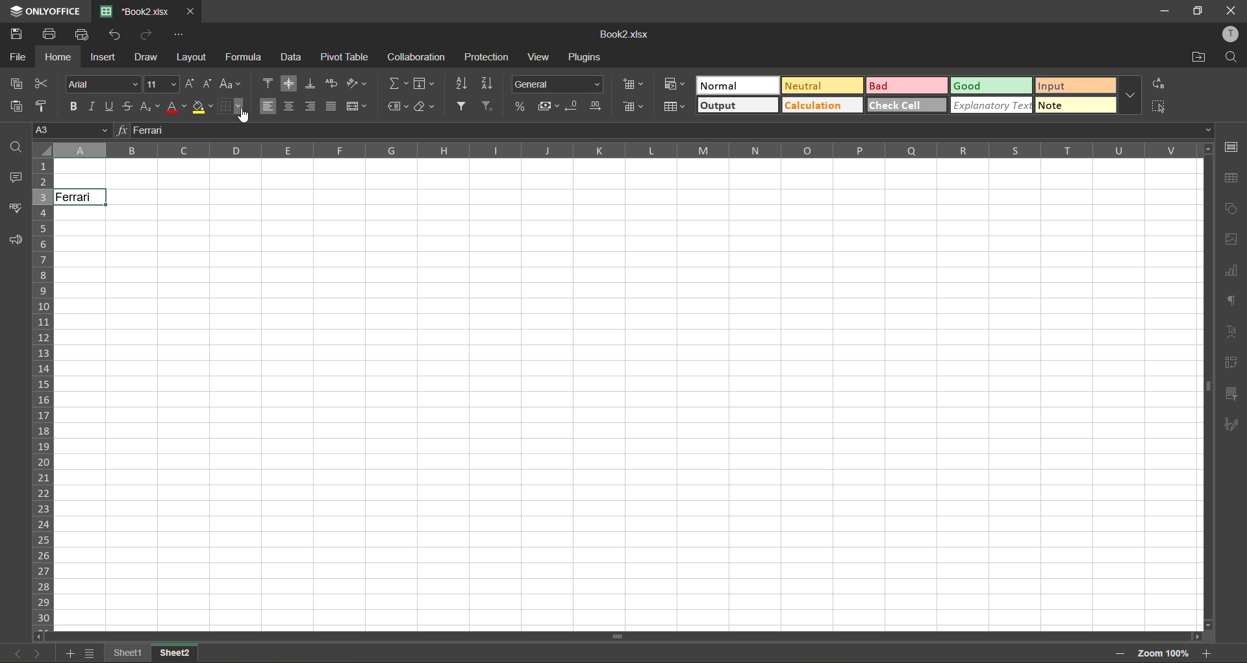 This screenshot has height=663, width=1247. I want to click on home, so click(58, 56).